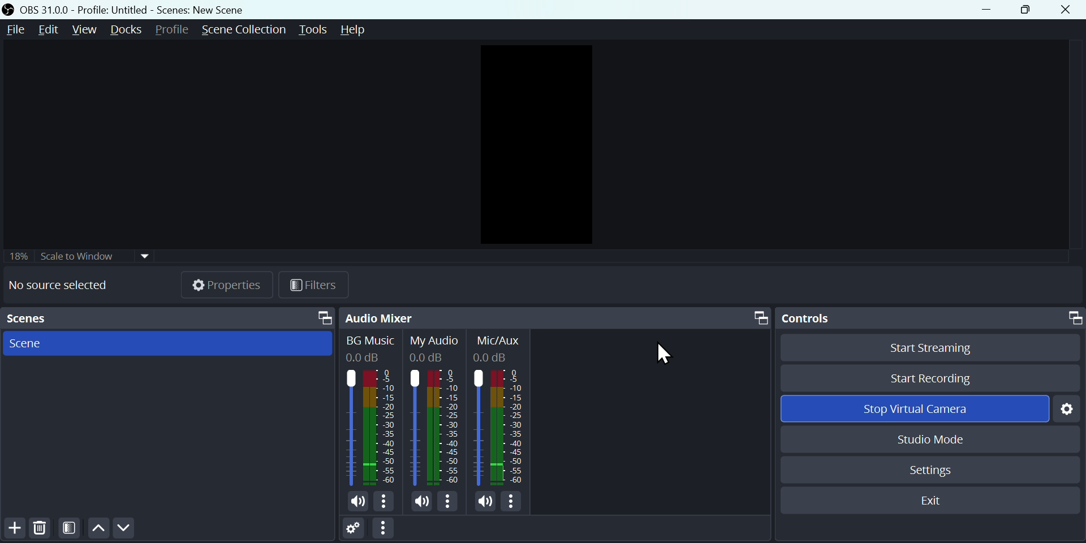 This screenshot has height=543, width=1086. What do you see at coordinates (925, 347) in the screenshot?
I see `Start streaming` at bounding box center [925, 347].